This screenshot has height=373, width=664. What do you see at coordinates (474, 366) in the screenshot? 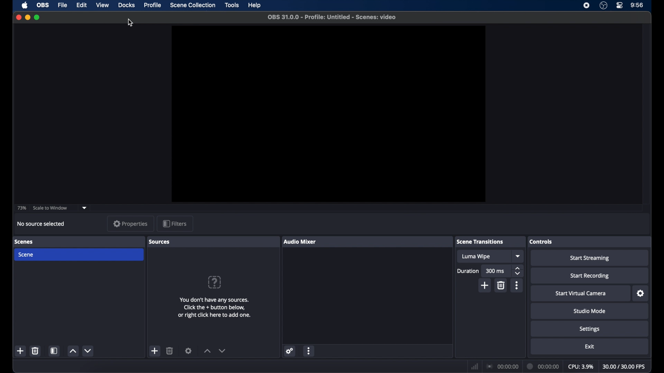
I see `network` at bounding box center [474, 366].